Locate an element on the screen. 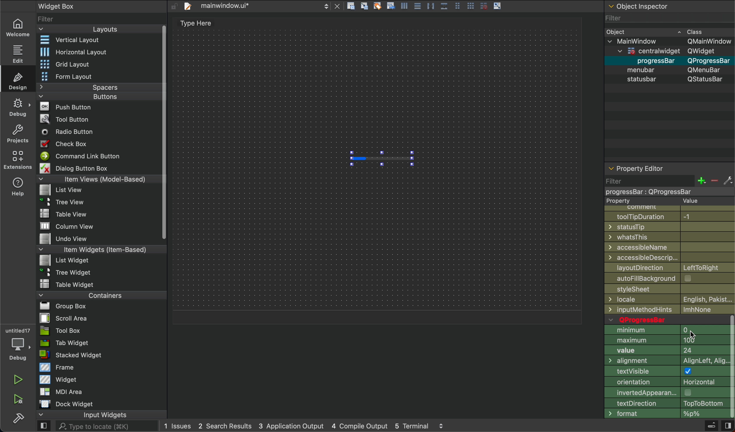 The width and height of the screenshot is (735, 432). Form Layout is located at coordinates (74, 77).